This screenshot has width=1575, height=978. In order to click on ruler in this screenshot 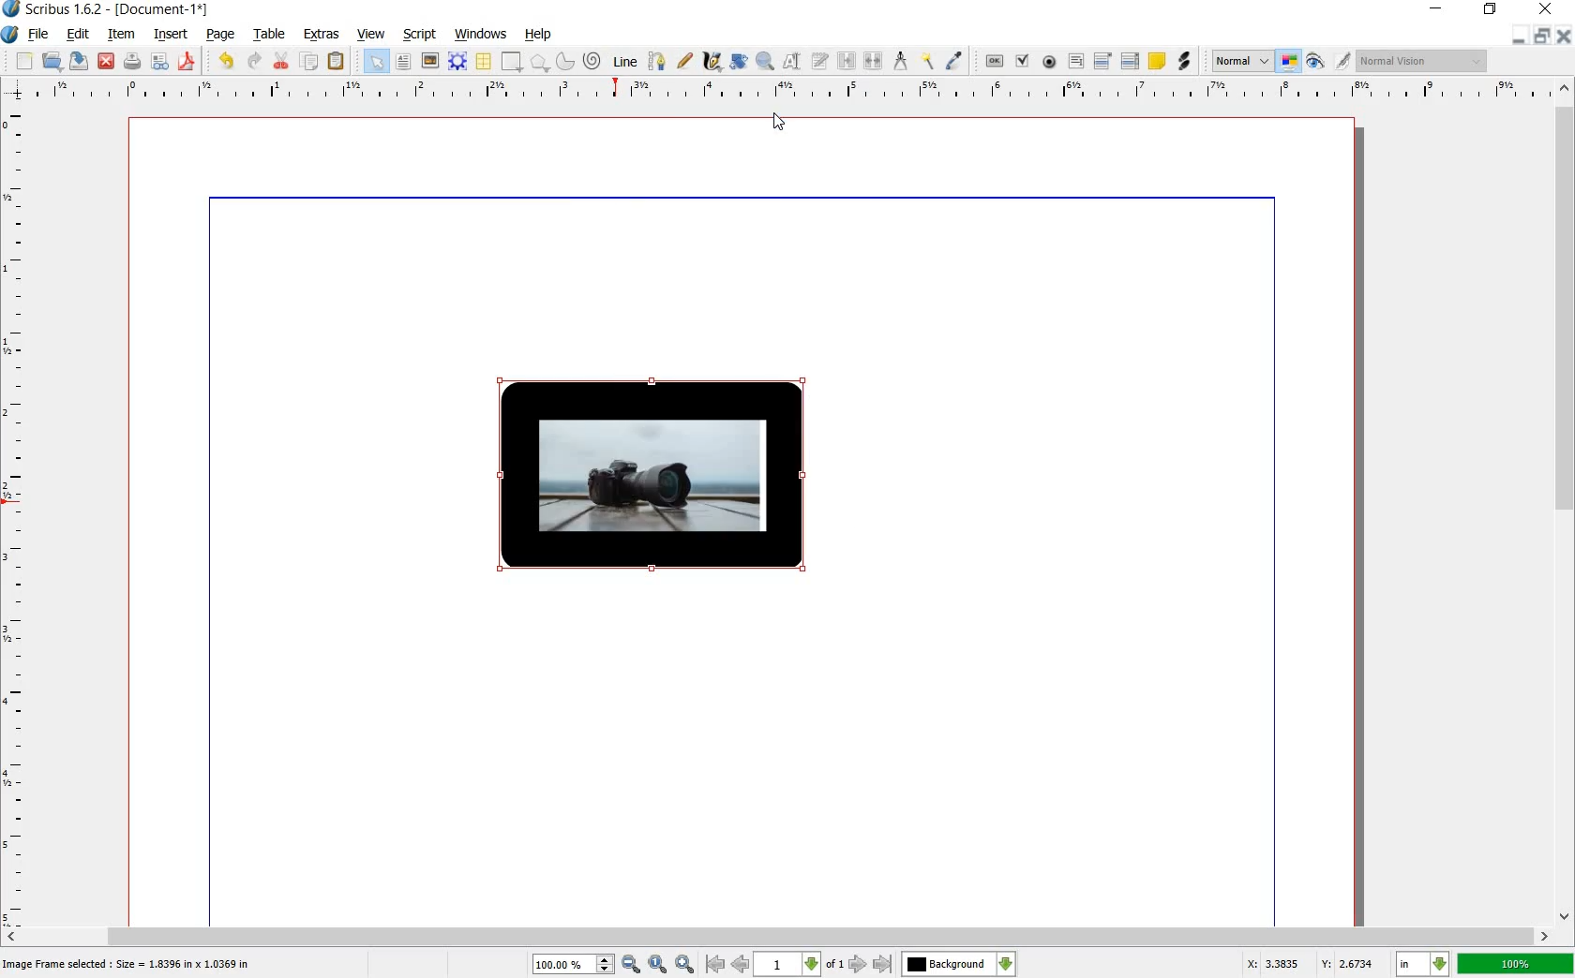, I will do `click(22, 515)`.